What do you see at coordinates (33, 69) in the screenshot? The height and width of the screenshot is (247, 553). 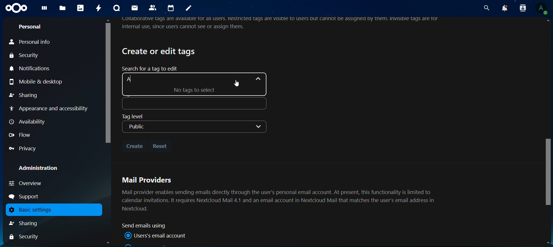 I see `notifications` at bounding box center [33, 69].